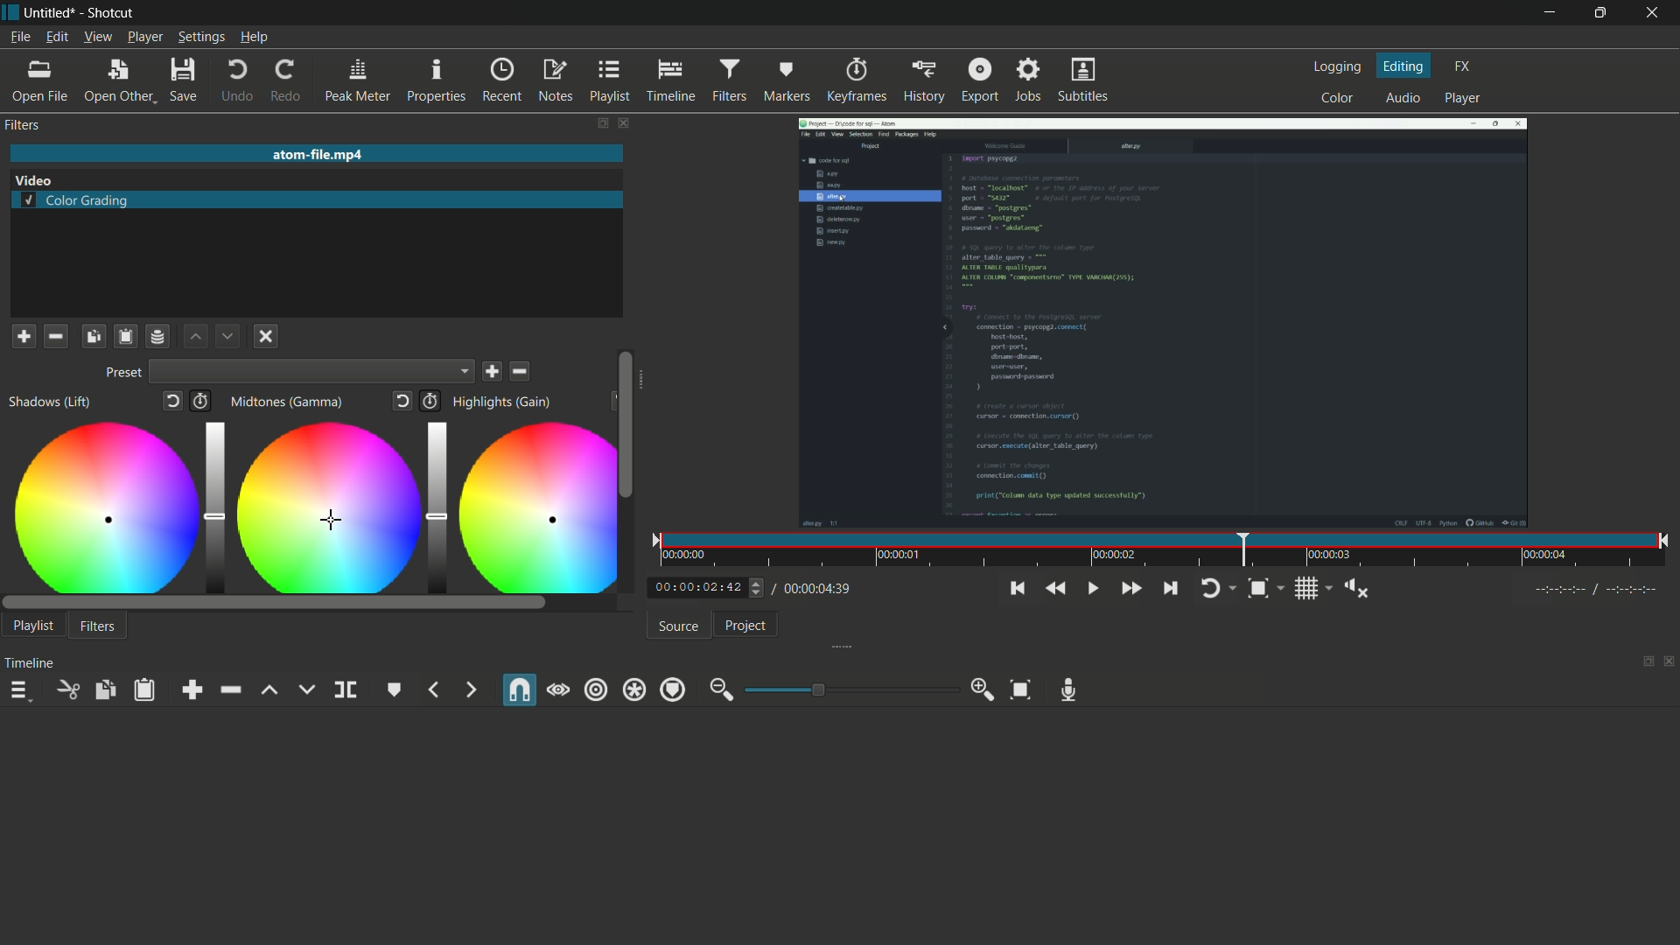 This screenshot has width=1680, height=945. What do you see at coordinates (517, 691) in the screenshot?
I see `snap` at bounding box center [517, 691].